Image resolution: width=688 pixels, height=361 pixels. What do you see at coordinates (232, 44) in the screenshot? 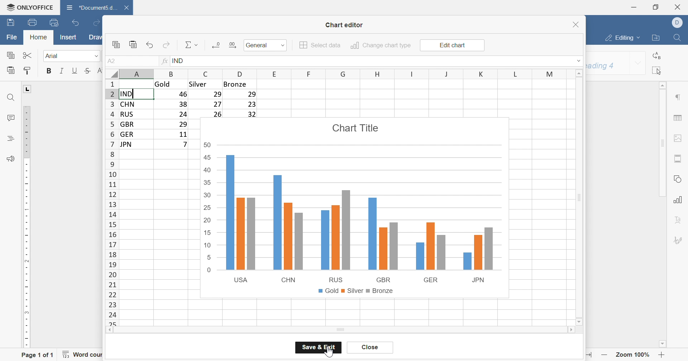
I see `Increase decimal places` at bounding box center [232, 44].